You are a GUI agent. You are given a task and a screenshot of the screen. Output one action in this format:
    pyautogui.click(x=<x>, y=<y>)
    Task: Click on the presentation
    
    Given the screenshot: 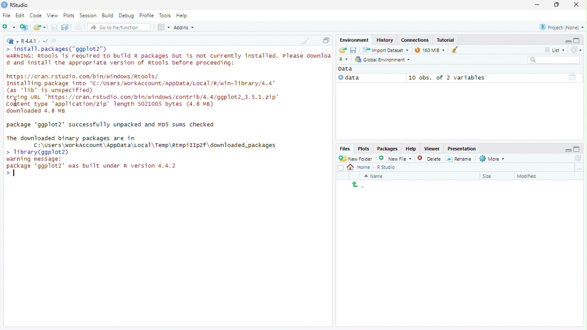 What is the action you would take?
    pyautogui.click(x=463, y=148)
    